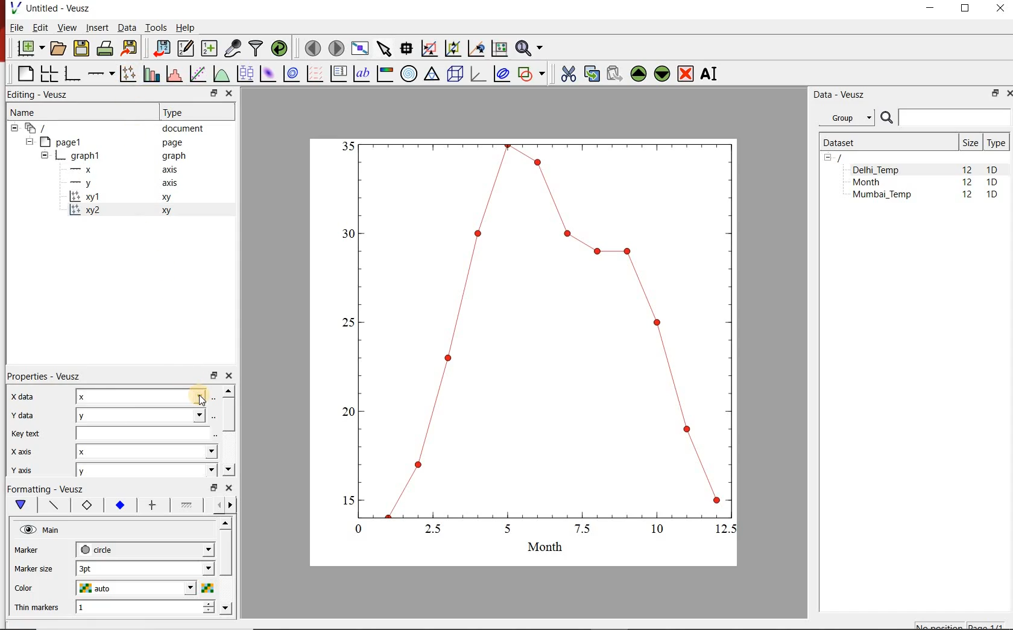 This screenshot has width=1013, height=630. What do you see at coordinates (178, 112) in the screenshot?
I see `Type` at bounding box center [178, 112].